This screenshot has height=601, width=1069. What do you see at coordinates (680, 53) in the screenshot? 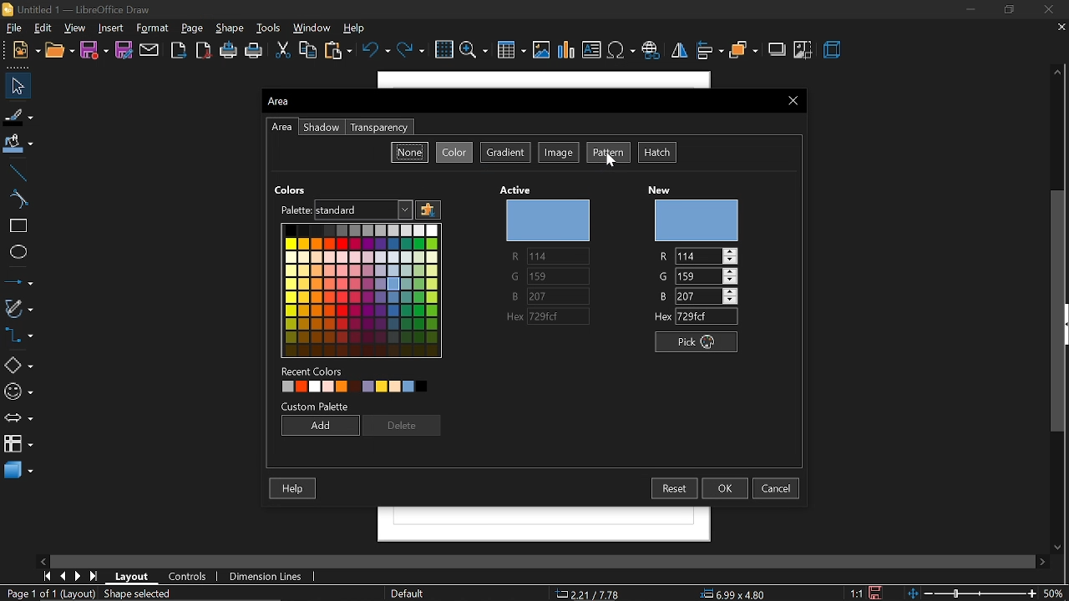
I see `flip` at bounding box center [680, 53].